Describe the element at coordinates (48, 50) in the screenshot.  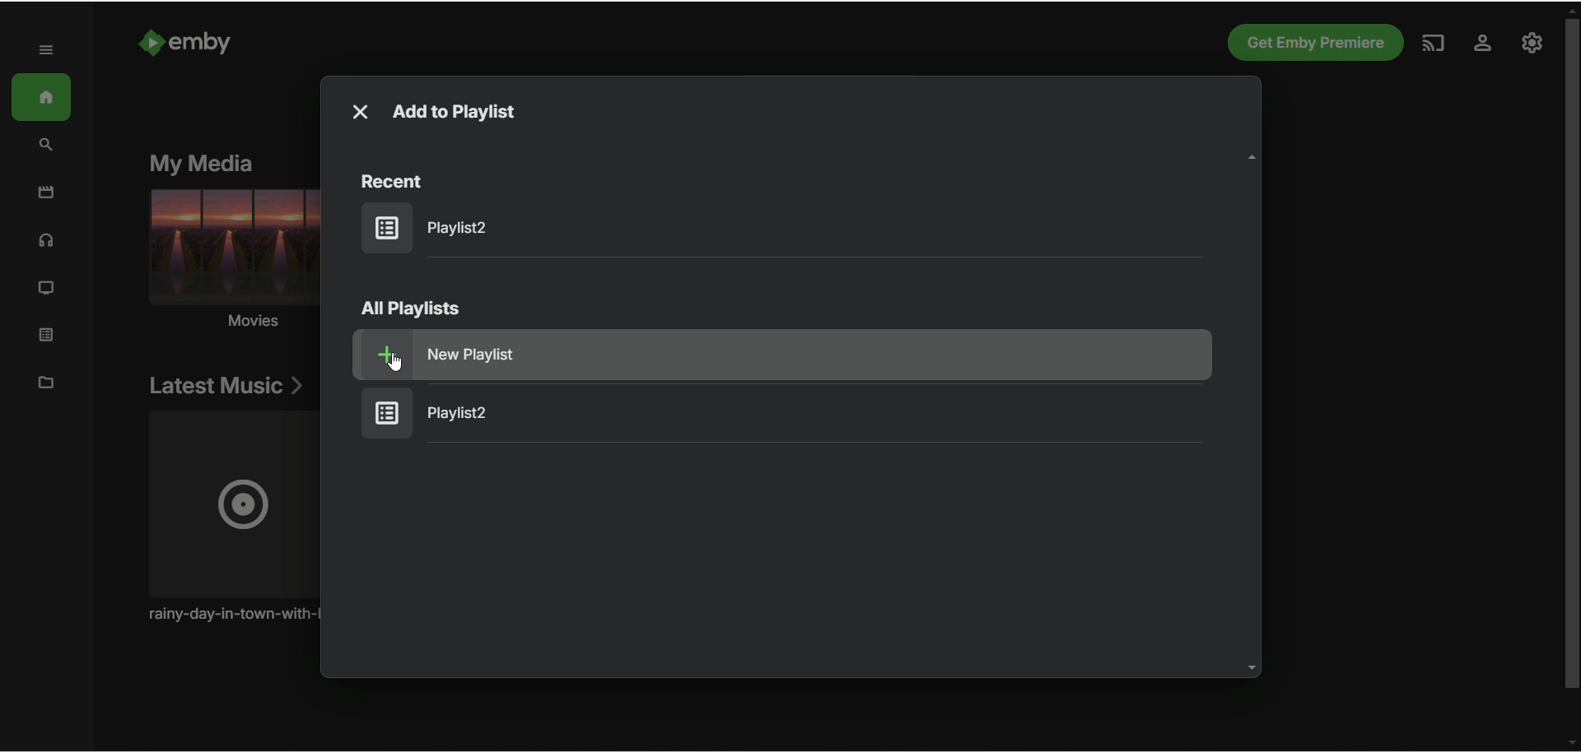
I see `expand` at that location.